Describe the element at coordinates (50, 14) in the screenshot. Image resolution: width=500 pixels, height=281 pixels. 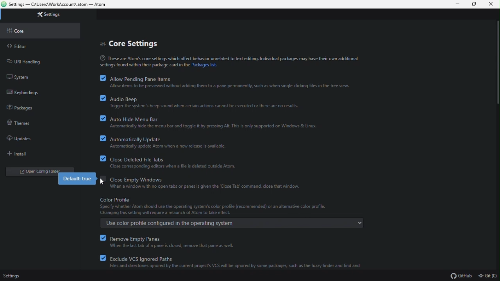
I see `settings` at that location.